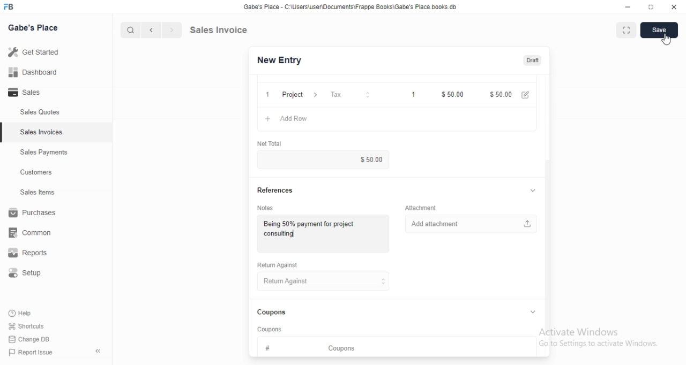 The height and width of the screenshot is (365, 686). Describe the element at coordinates (322, 227) in the screenshot. I see `Being 50% payment for project consulting` at that location.